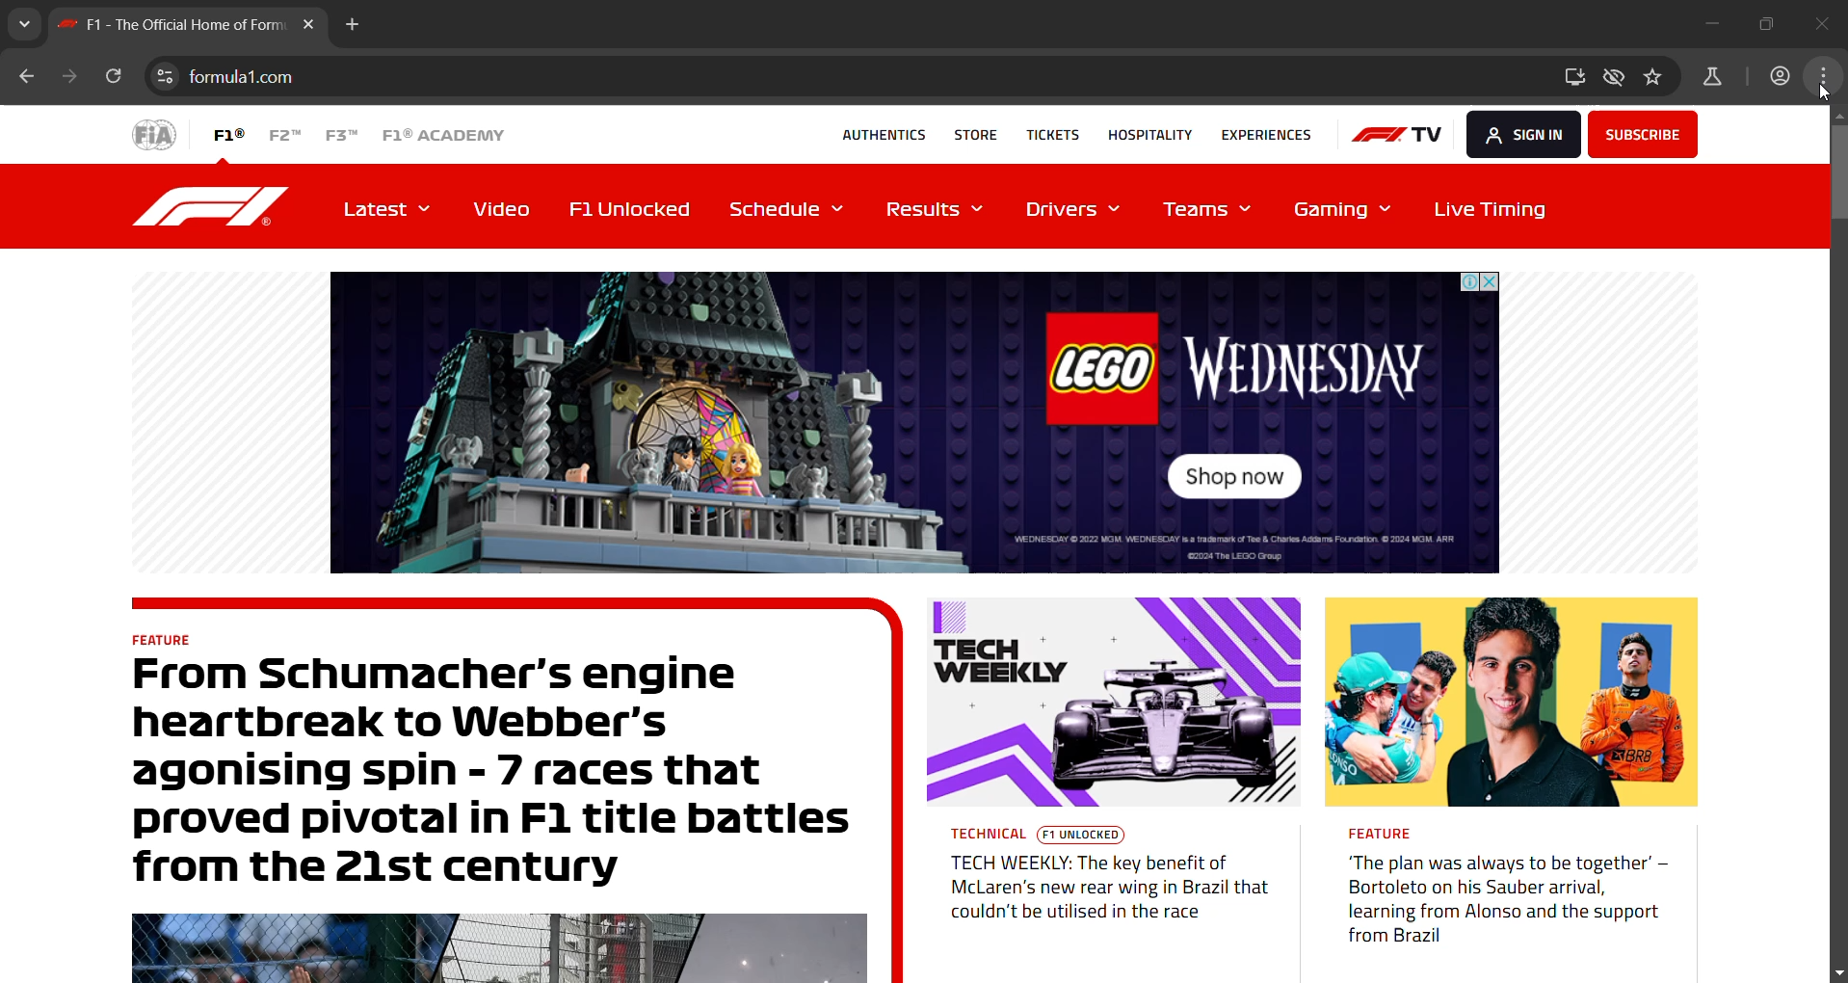 The image size is (1848, 983). What do you see at coordinates (1521, 134) in the screenshot?
I see `SGN IN` at bounding box center [1521, 134].